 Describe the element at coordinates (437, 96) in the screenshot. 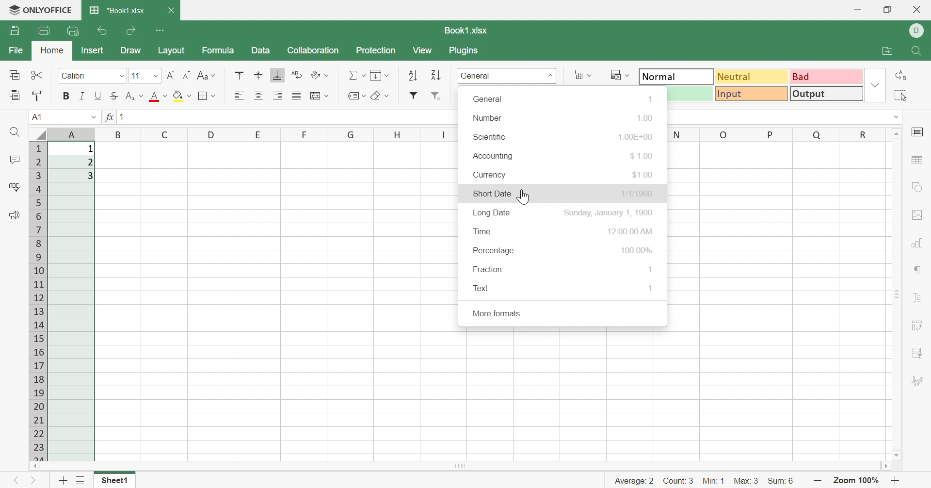

I see `Remove filter` at that location.